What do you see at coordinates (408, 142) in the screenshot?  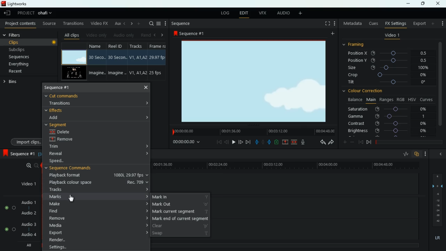 I see `timeline` at bounding box center [408, 142].